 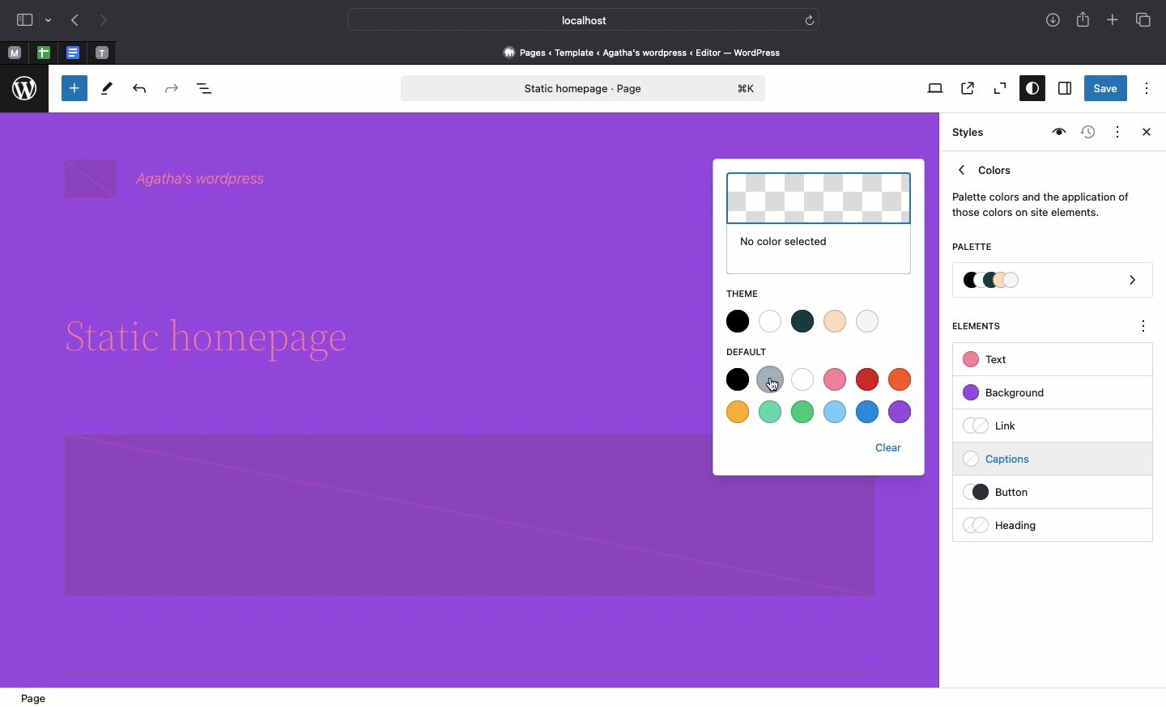 What do you see at coordinates (174, 89) in the screenshot?
I see `Redo` at bounding box center [174, 89].